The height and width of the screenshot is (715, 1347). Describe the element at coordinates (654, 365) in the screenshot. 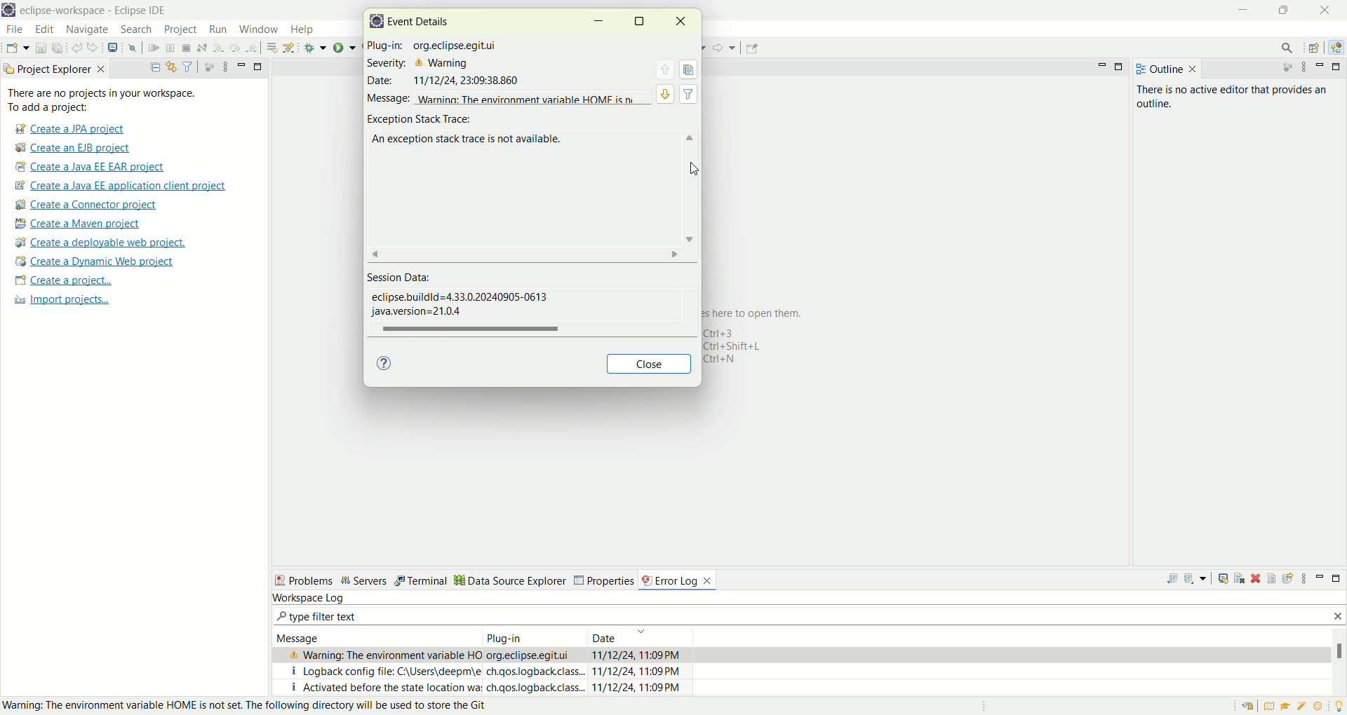

I see `close` at that location.